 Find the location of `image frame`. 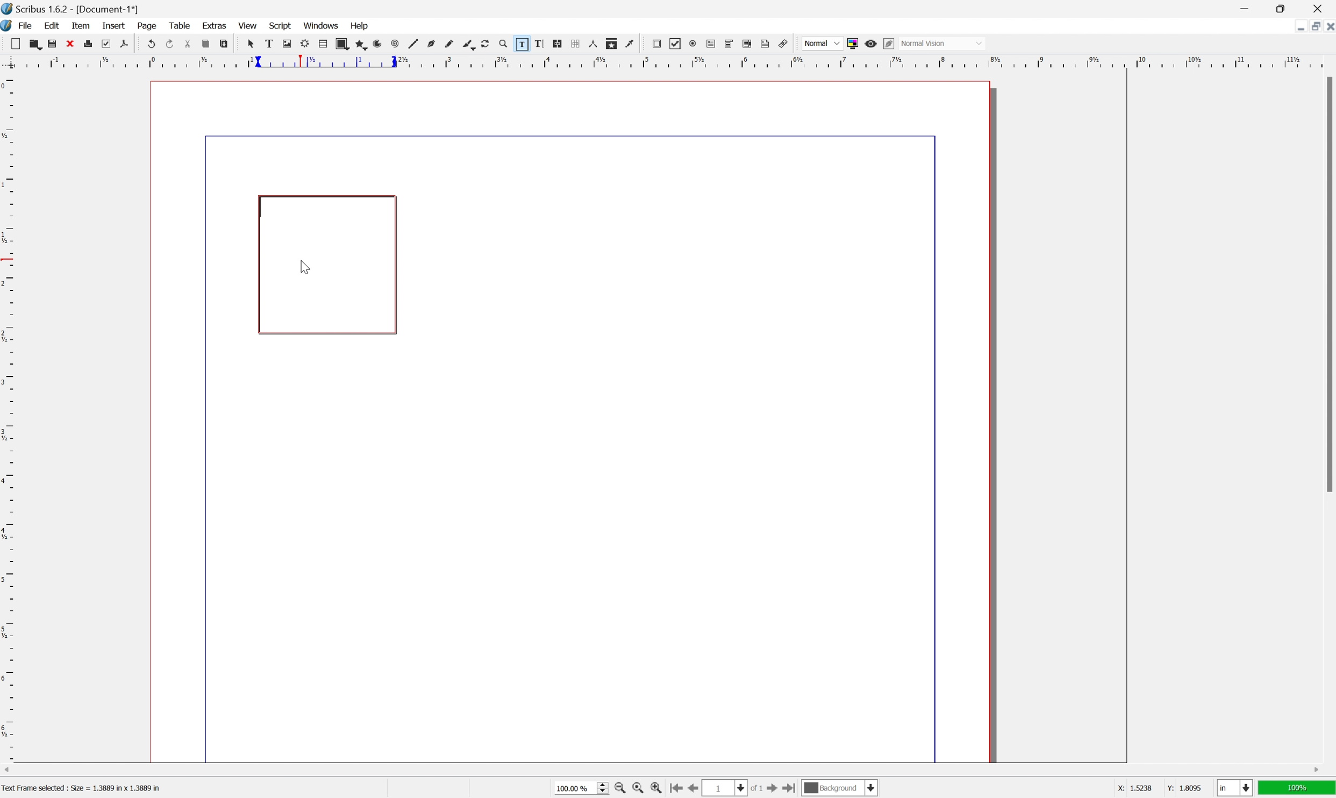

image frame is located at coordinates (286, 44).